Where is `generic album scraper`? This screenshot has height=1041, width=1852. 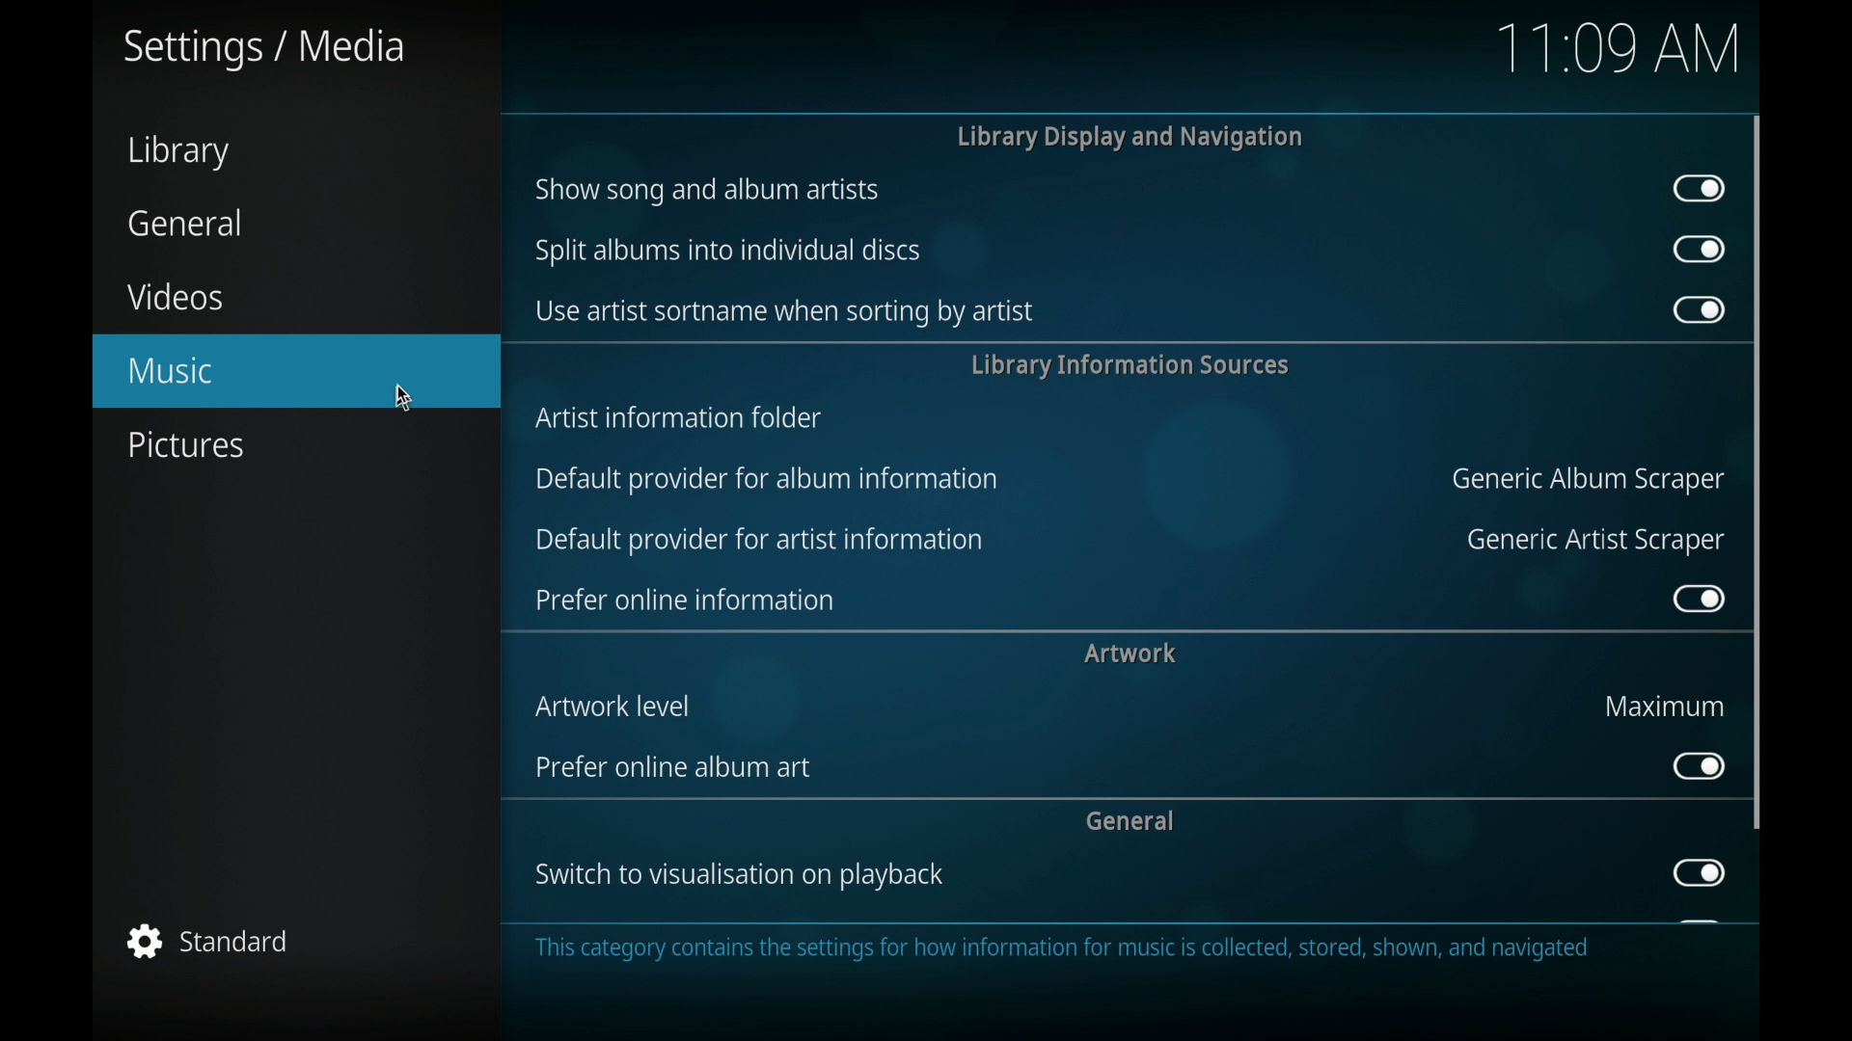 generic album scraper is located at coordinates (1588, 480).